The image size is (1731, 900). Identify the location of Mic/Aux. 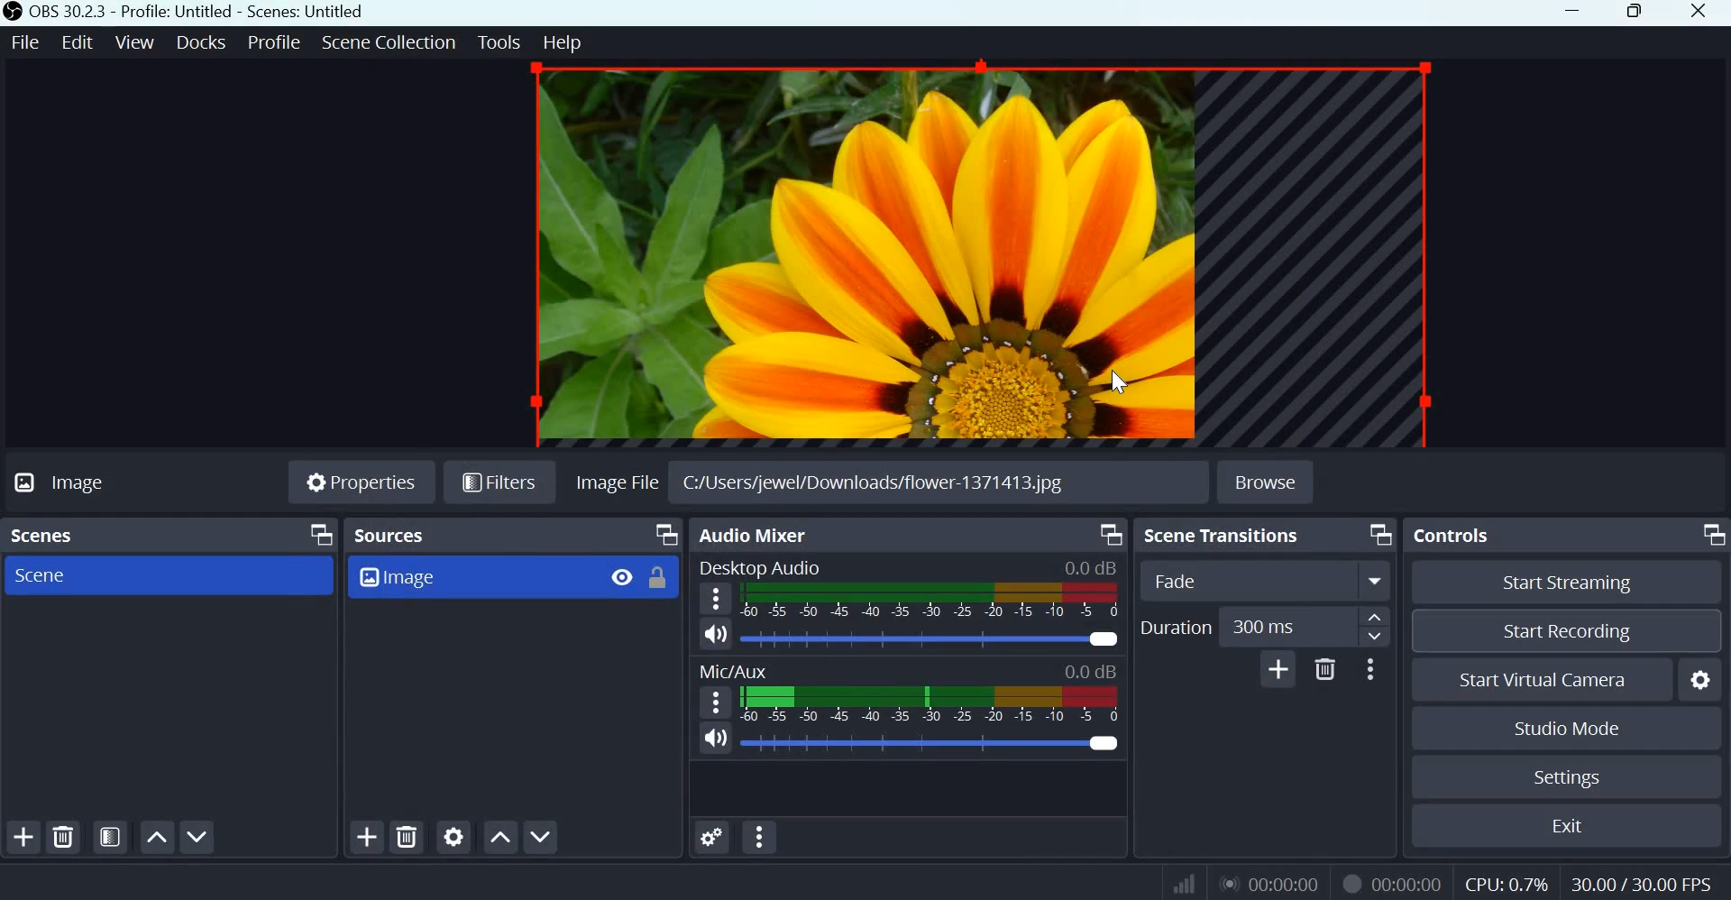
(732, 671).